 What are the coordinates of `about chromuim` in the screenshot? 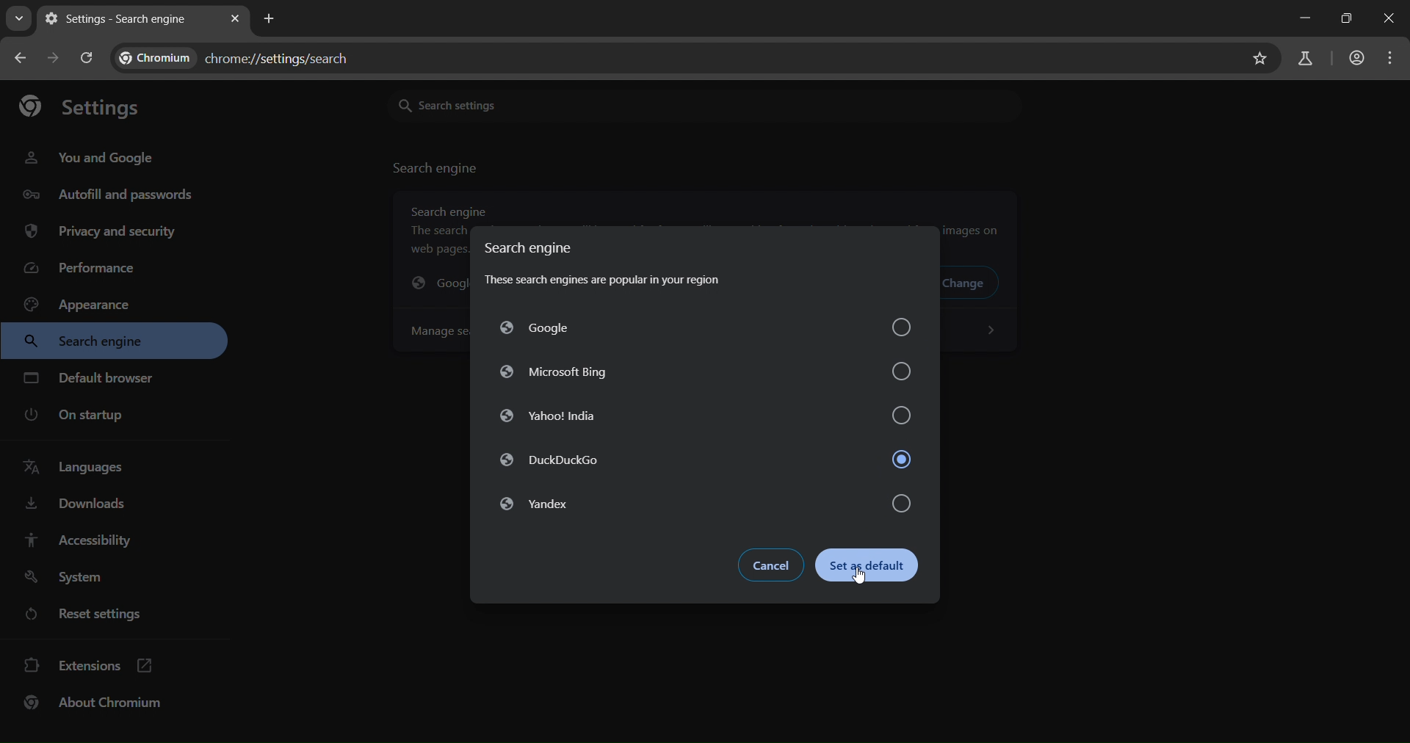 It's located at (97, 706).